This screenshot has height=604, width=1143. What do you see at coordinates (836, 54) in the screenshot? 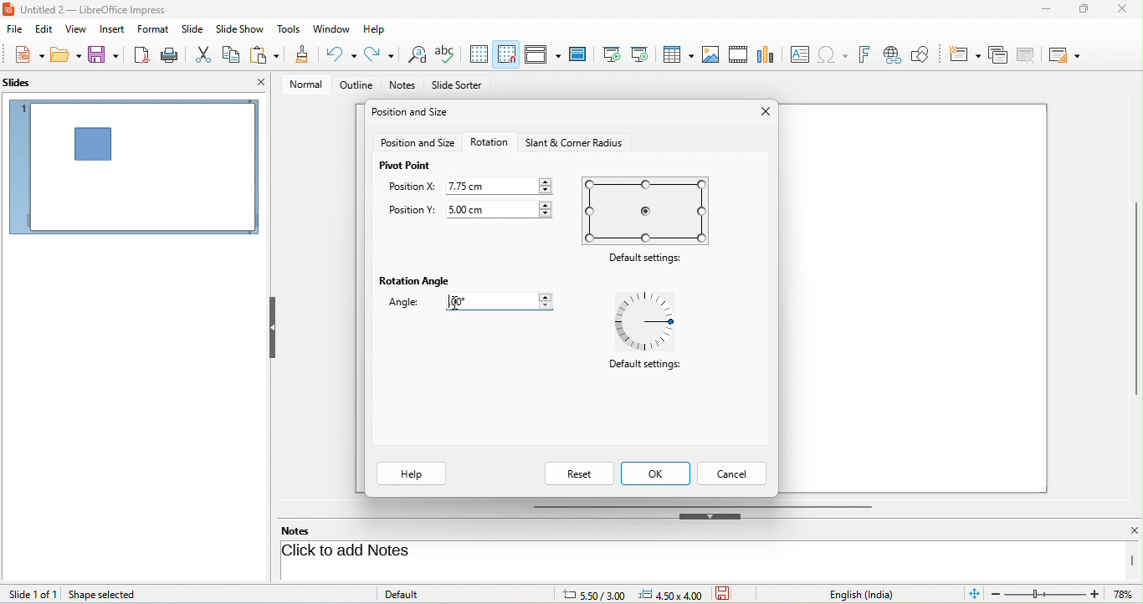
I see `special character` at bounding box center [836, 54].